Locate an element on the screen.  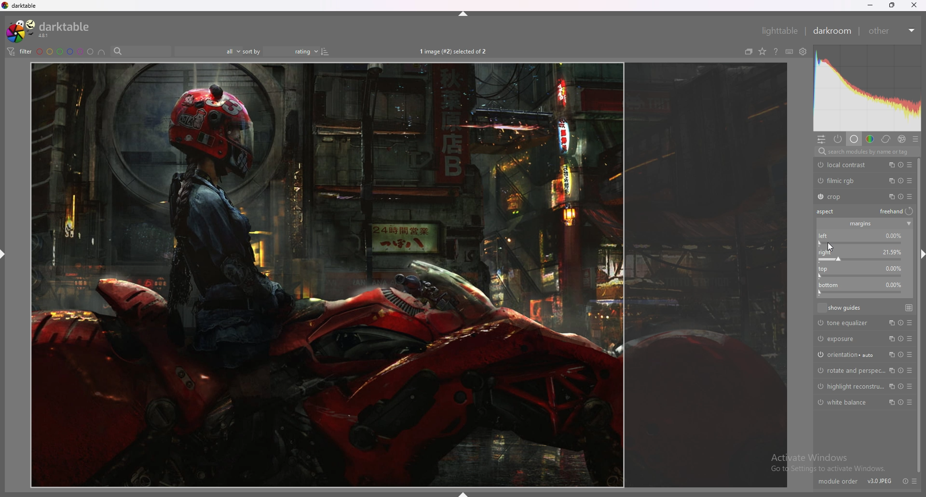
V30IPEG is located at coordinates (877, 476).